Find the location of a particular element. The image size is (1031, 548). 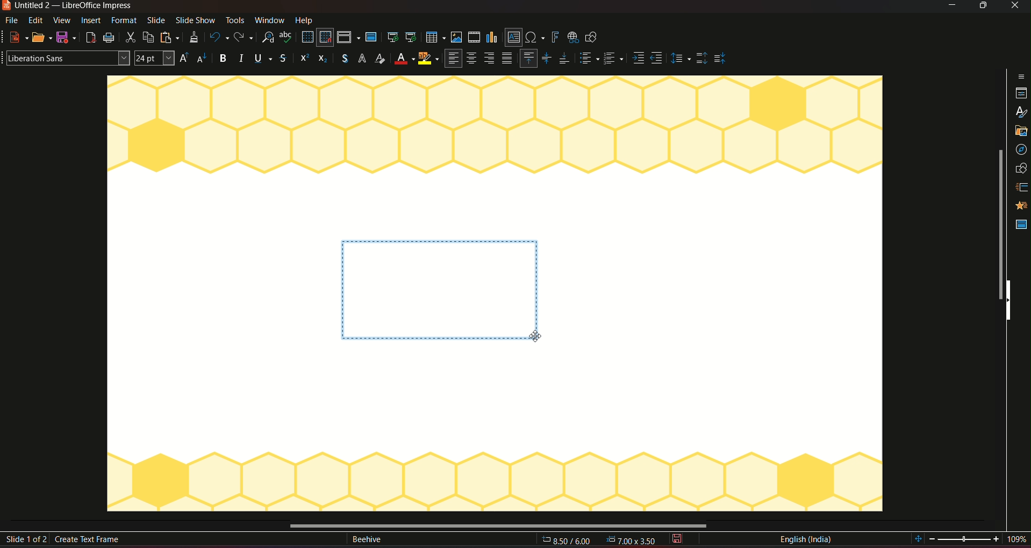

Font color is located at coordinates (380, 59).